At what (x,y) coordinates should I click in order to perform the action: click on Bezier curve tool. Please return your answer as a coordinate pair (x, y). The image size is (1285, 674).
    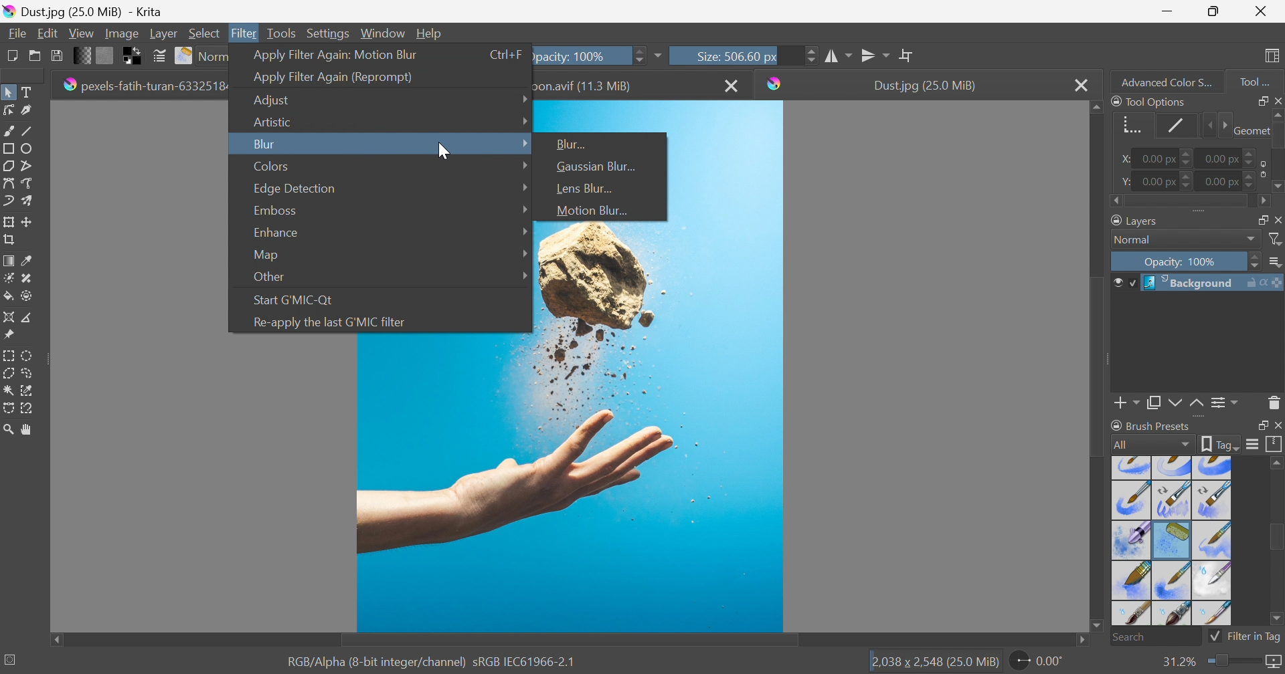
    Looking at the image, I should click on (8, 183).